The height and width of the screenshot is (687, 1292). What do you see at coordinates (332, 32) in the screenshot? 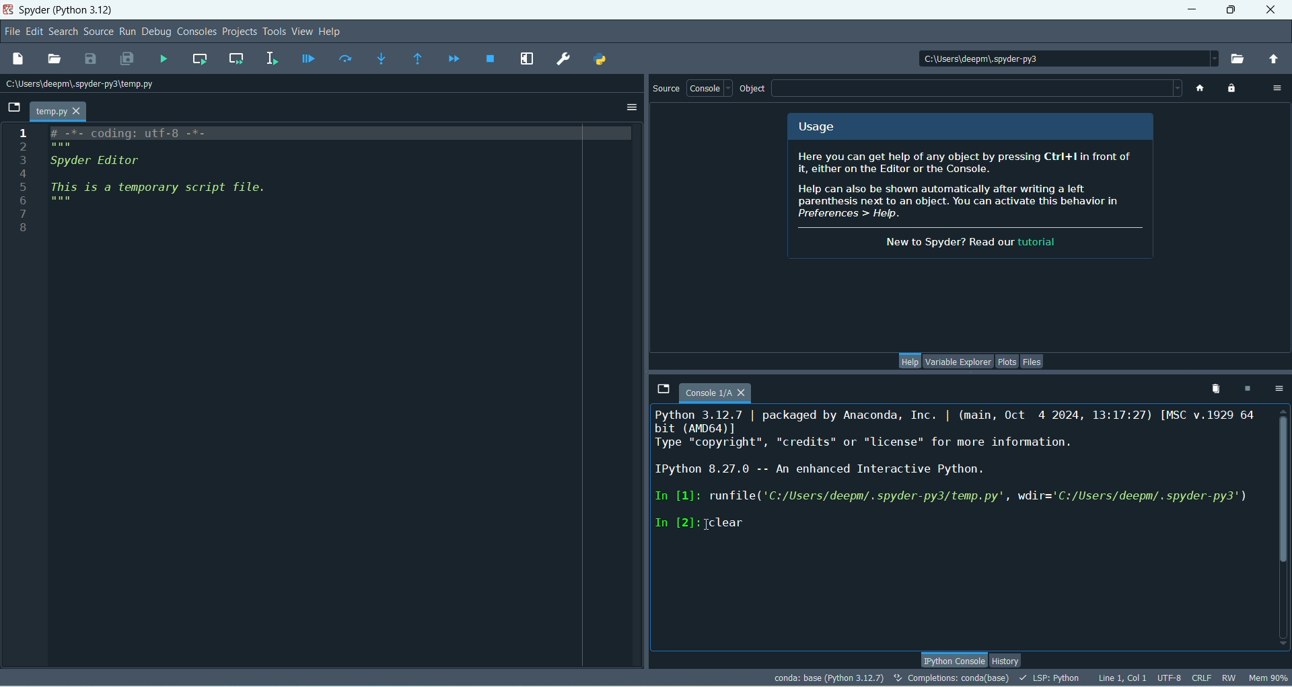
I see `help` at bounding box center [332, 32].